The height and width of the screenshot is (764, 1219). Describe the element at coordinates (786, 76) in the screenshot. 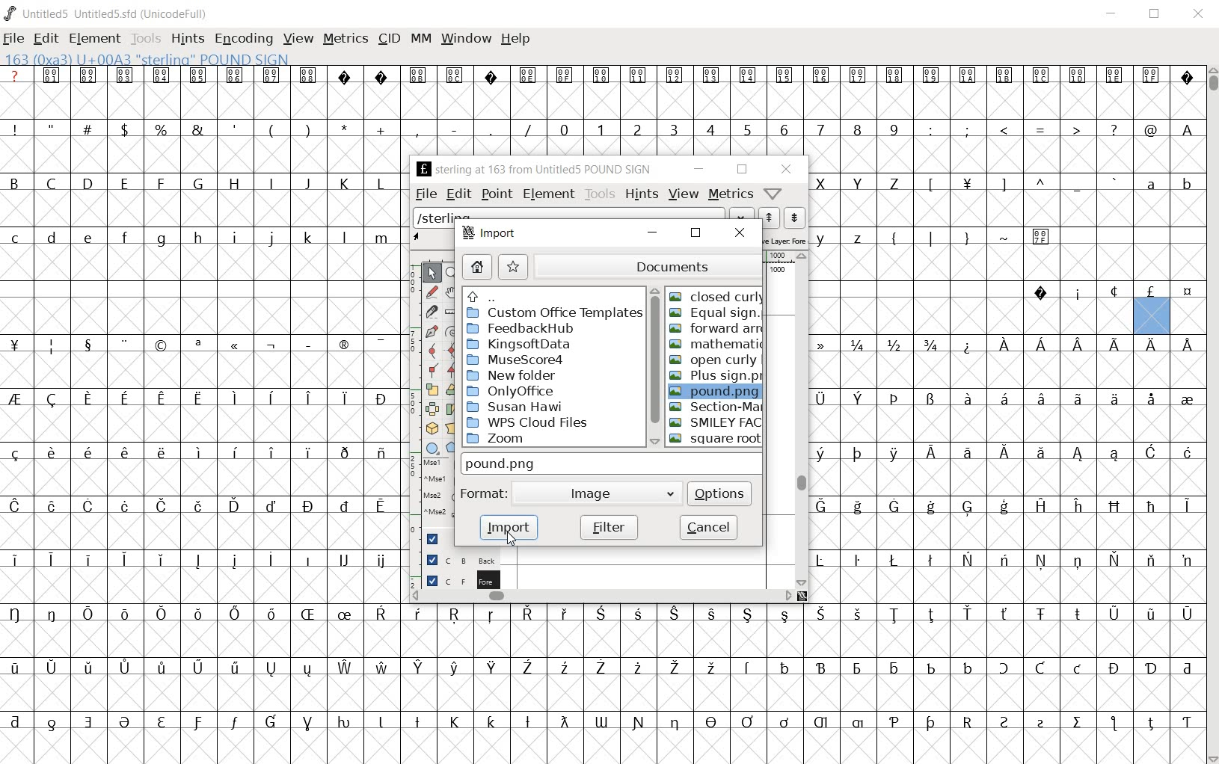

I see `Symbol` at that location.